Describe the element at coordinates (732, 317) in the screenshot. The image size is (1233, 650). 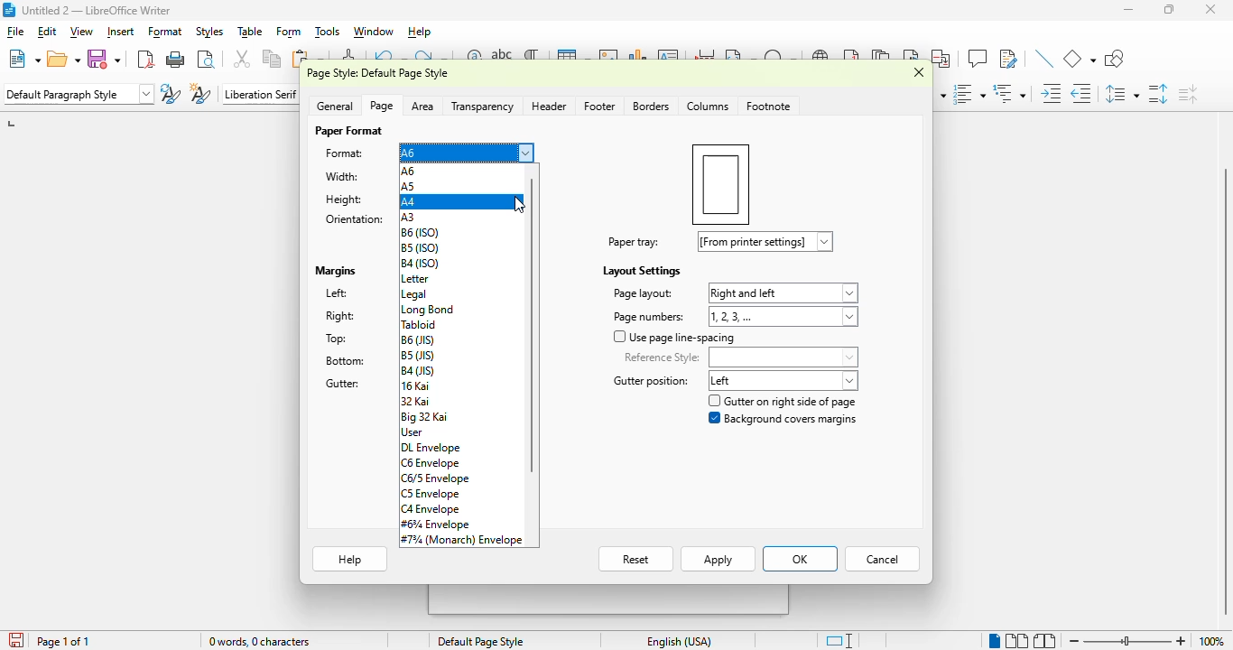
I see `page numbers: 1,2,3,...` at that location.